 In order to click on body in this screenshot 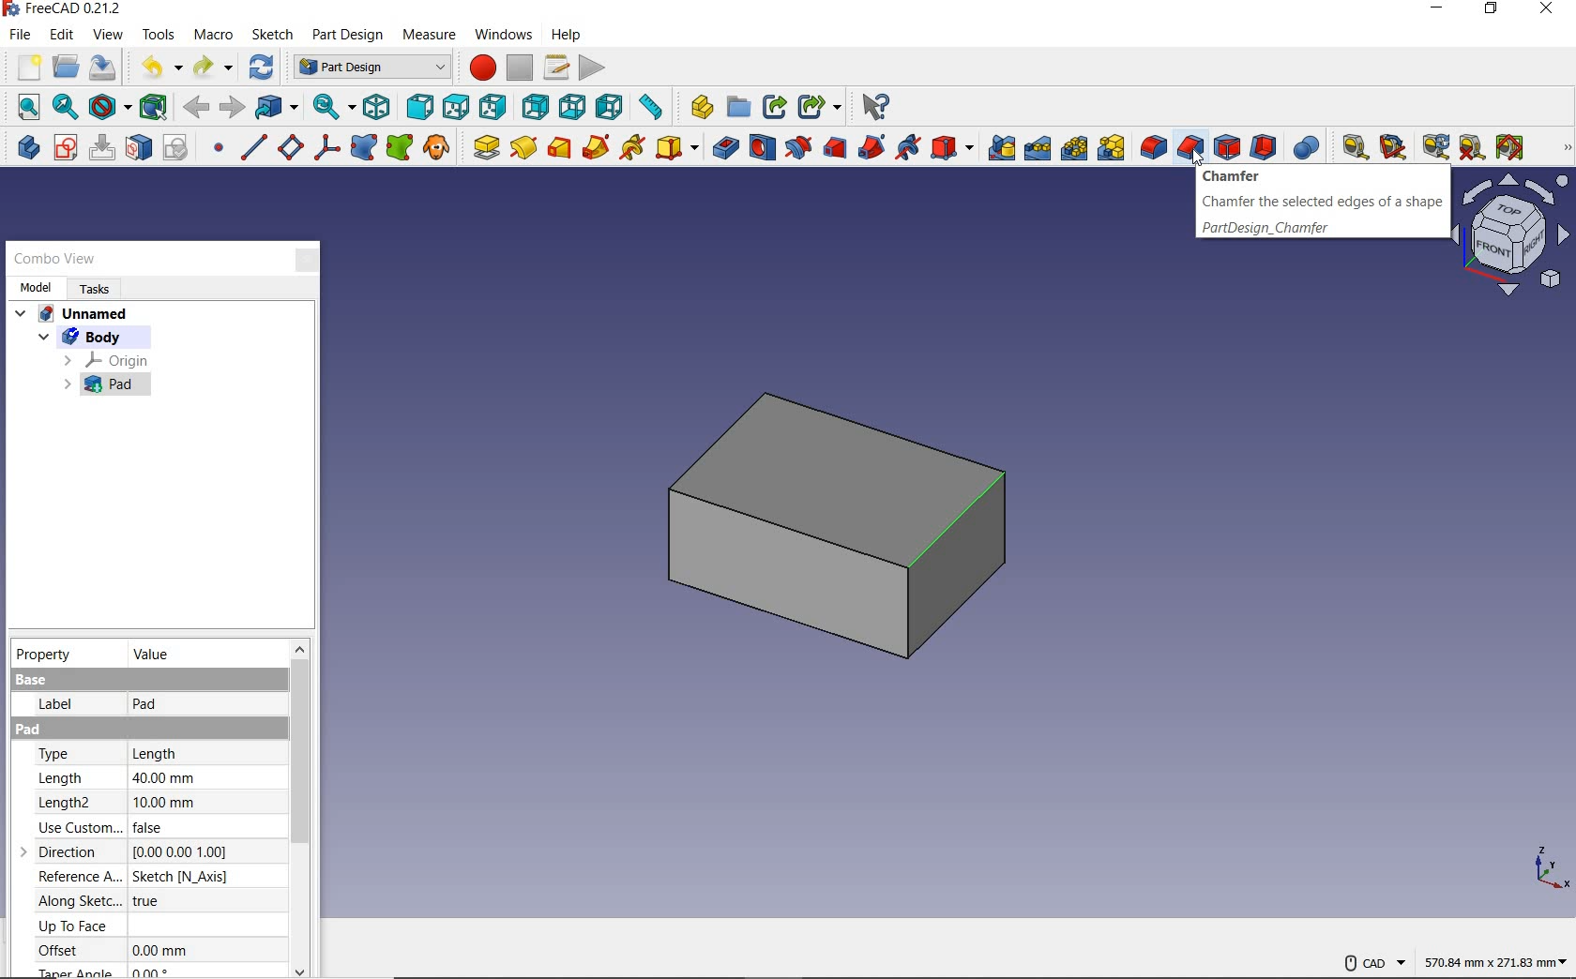, I will do `click(101, 337)`.